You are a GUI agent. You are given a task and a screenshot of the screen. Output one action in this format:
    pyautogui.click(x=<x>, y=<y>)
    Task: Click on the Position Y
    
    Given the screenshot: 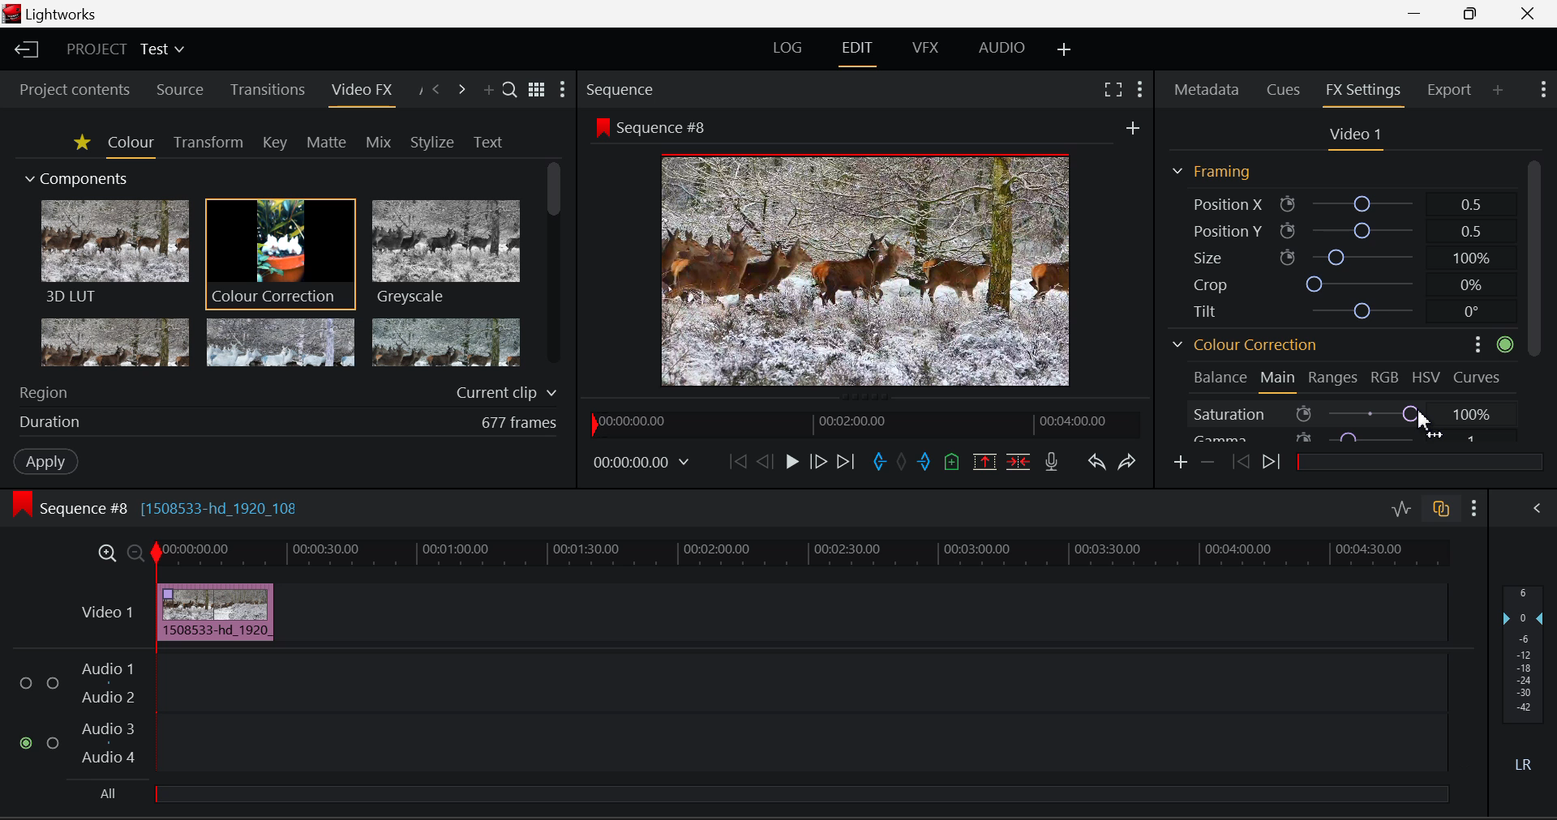 What is the action you would take?
    pyautogui.click(x=1336, y=230)
    